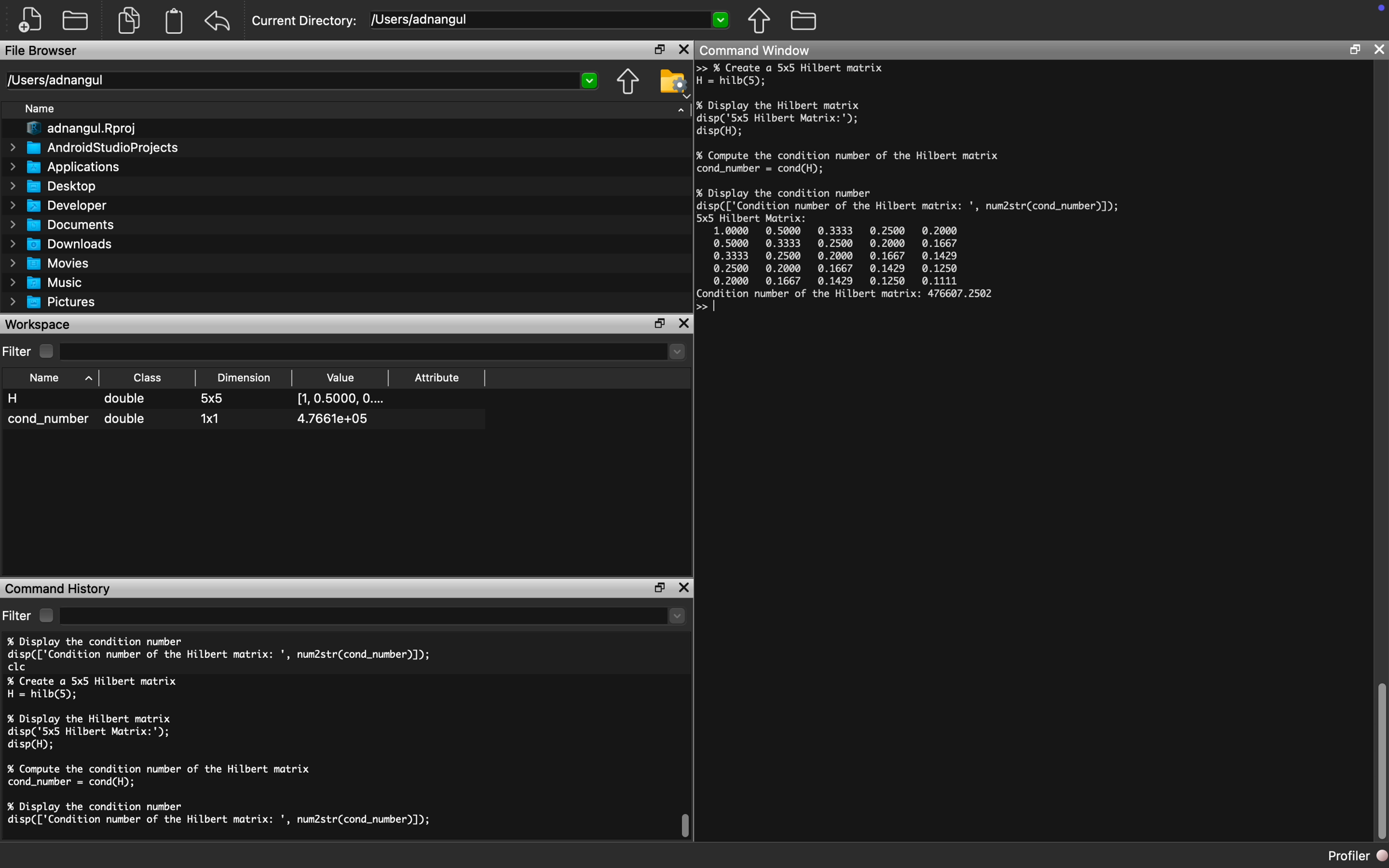 The width and height of the screenshot is (1389, 868). Describe the element at coordinates (94, 688) in the screenshot. I see `% Create a 5x5 Hilbert matrix
H = hilb(5);` at that location.